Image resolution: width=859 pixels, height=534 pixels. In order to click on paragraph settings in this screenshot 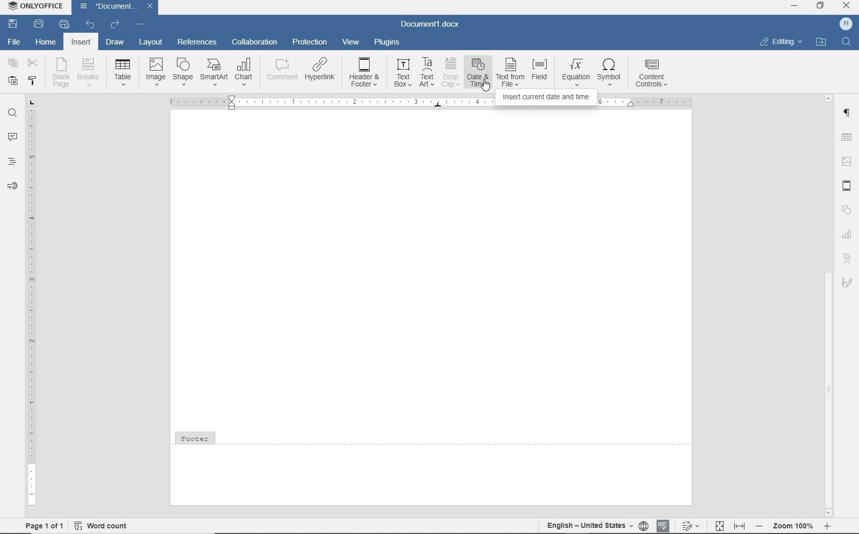, I will do `click(848, 114)`.